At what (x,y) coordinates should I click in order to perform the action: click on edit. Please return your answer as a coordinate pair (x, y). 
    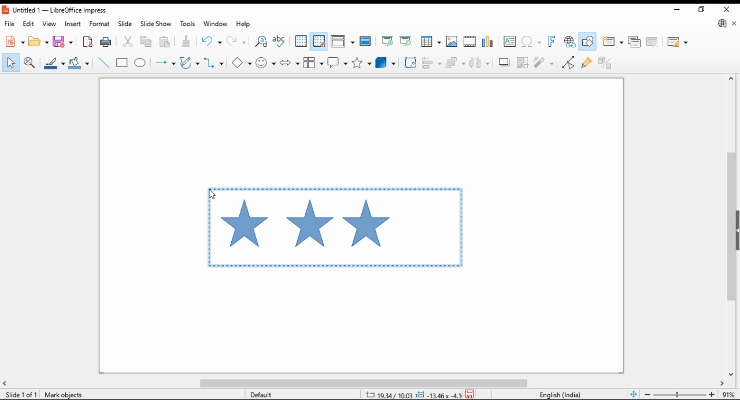
    Looking at the image, I should click on (28, 23).